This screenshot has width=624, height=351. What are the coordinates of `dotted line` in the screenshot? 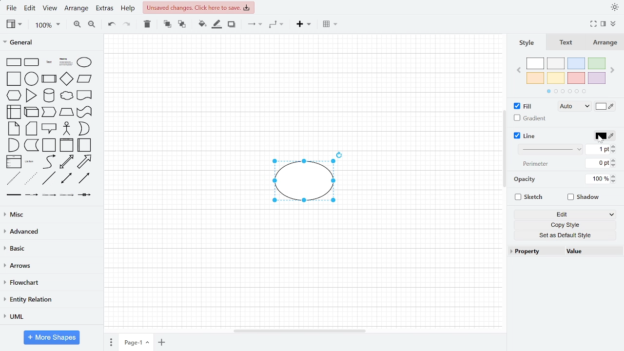 It's located at (31, 179).